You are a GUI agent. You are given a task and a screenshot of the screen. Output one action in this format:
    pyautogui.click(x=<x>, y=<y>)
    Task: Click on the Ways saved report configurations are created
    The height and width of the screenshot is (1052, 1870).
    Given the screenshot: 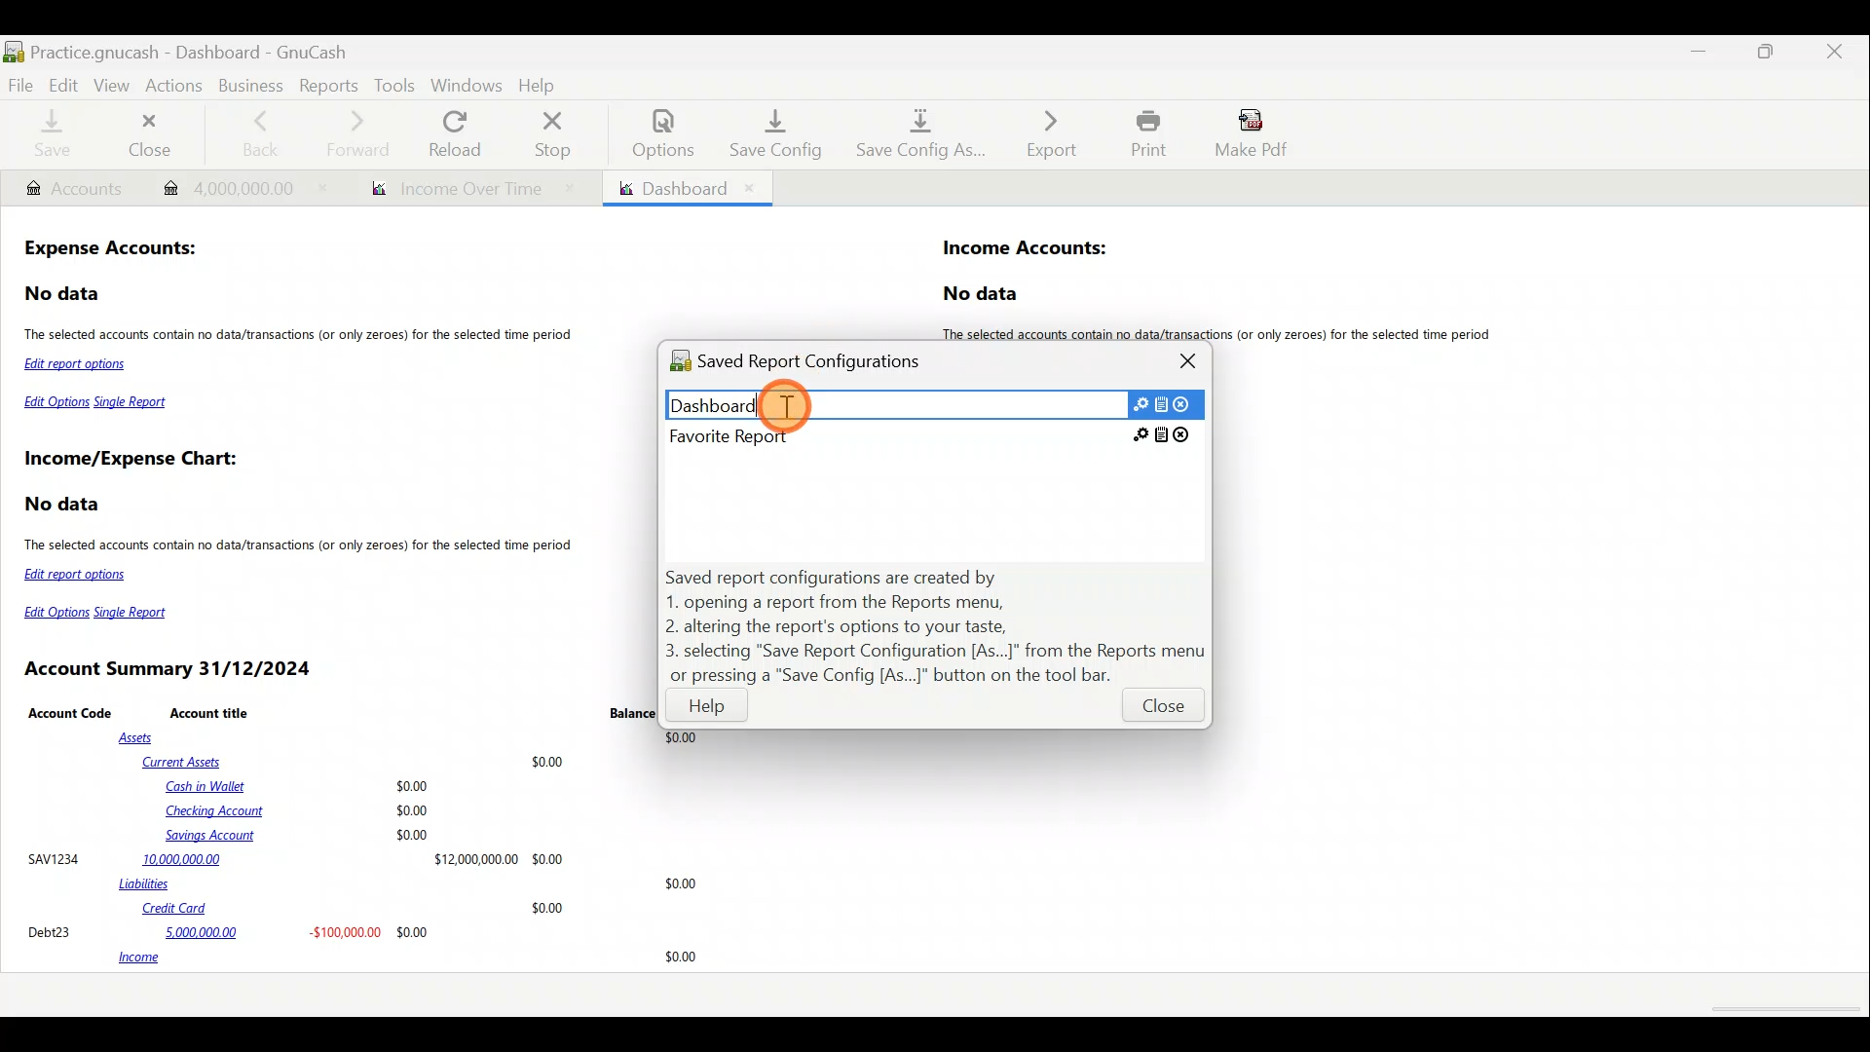 What is the action you would take?
    pyautogui.click(x=937, y=626)
    